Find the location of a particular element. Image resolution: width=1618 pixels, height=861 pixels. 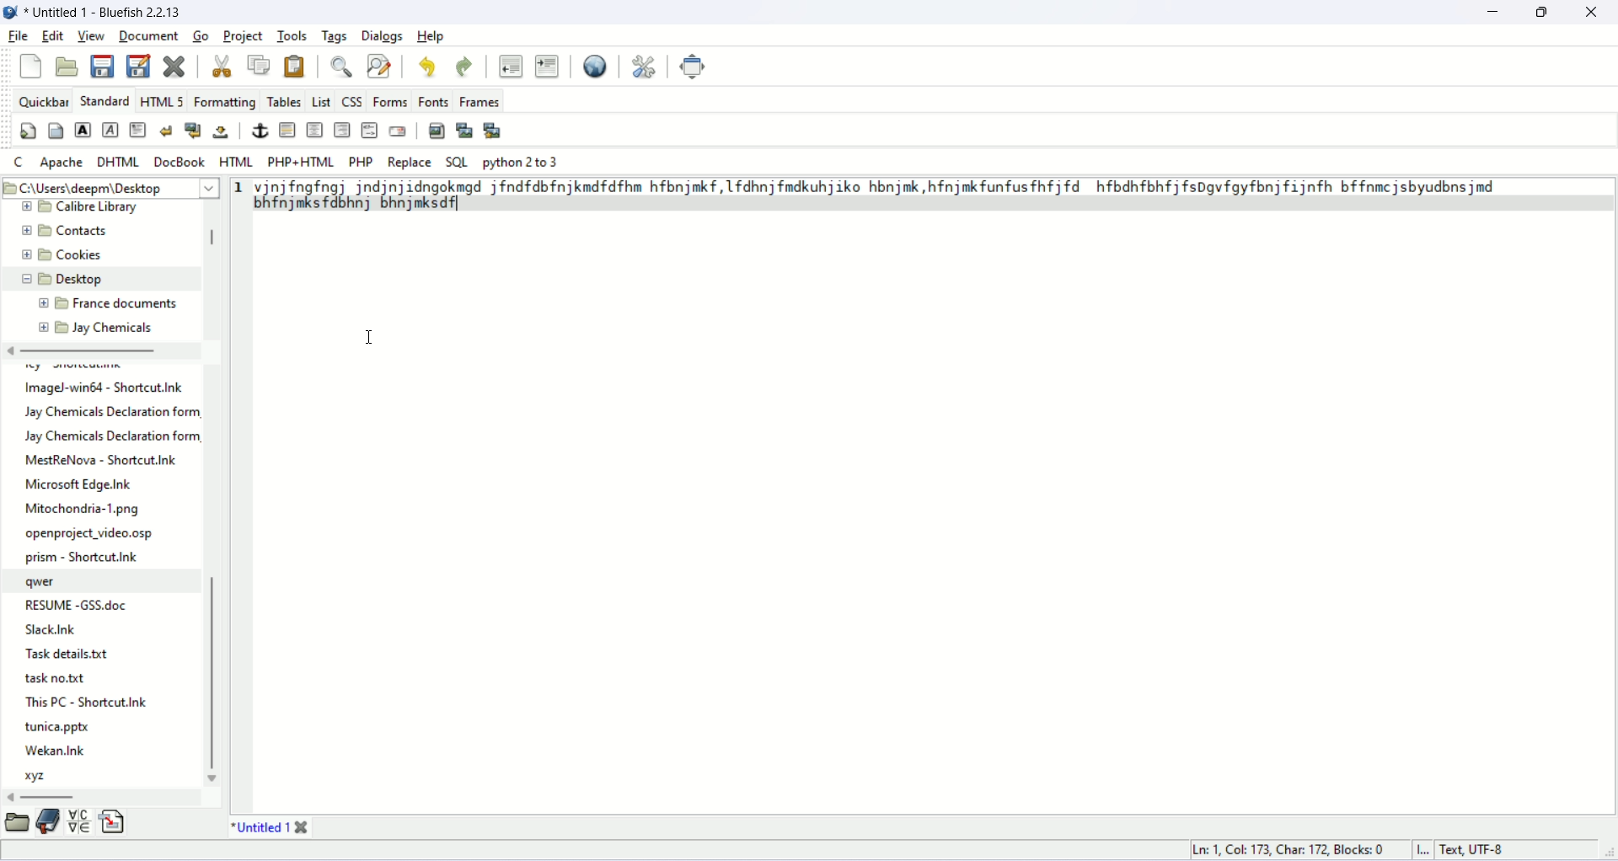

save current file is located at coordinates (103, 67).